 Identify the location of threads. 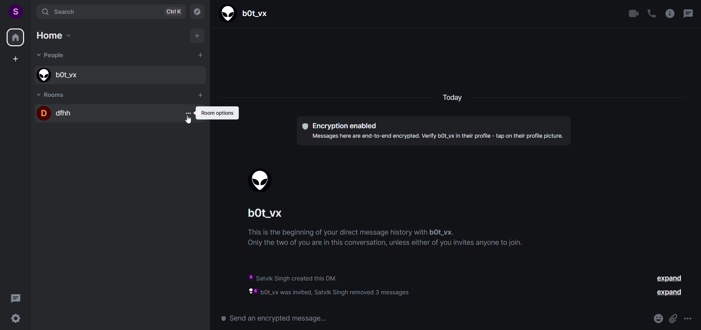
(687, 15).